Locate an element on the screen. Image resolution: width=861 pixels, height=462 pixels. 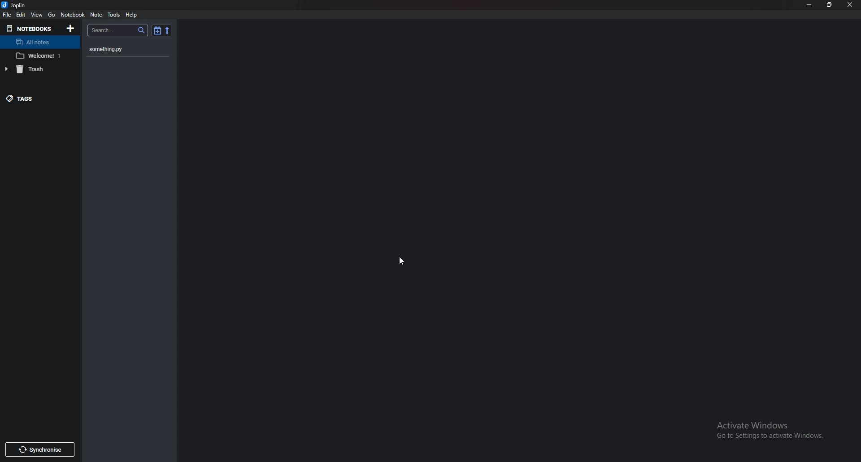
something.py is located at coordinates (122, 49).